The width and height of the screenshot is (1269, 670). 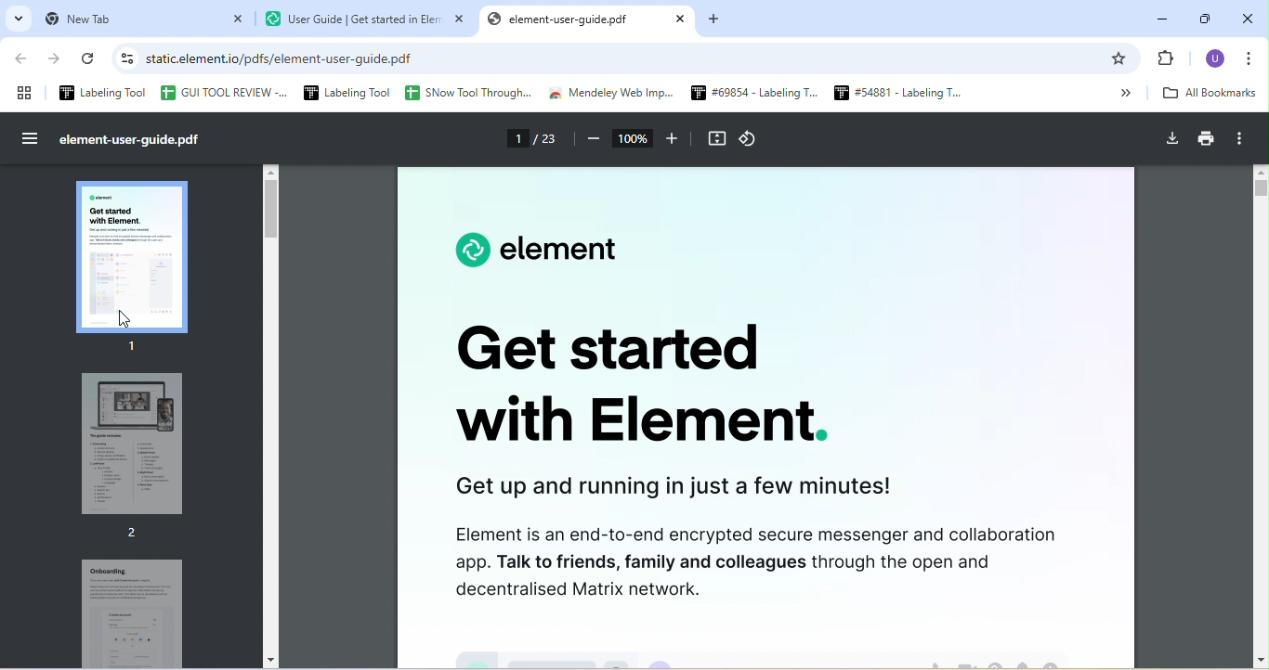 What do you see at coordinates (1261, 414) in the screenshot?
I see `vertical scroll bar` at bounding box center [1261, 414].